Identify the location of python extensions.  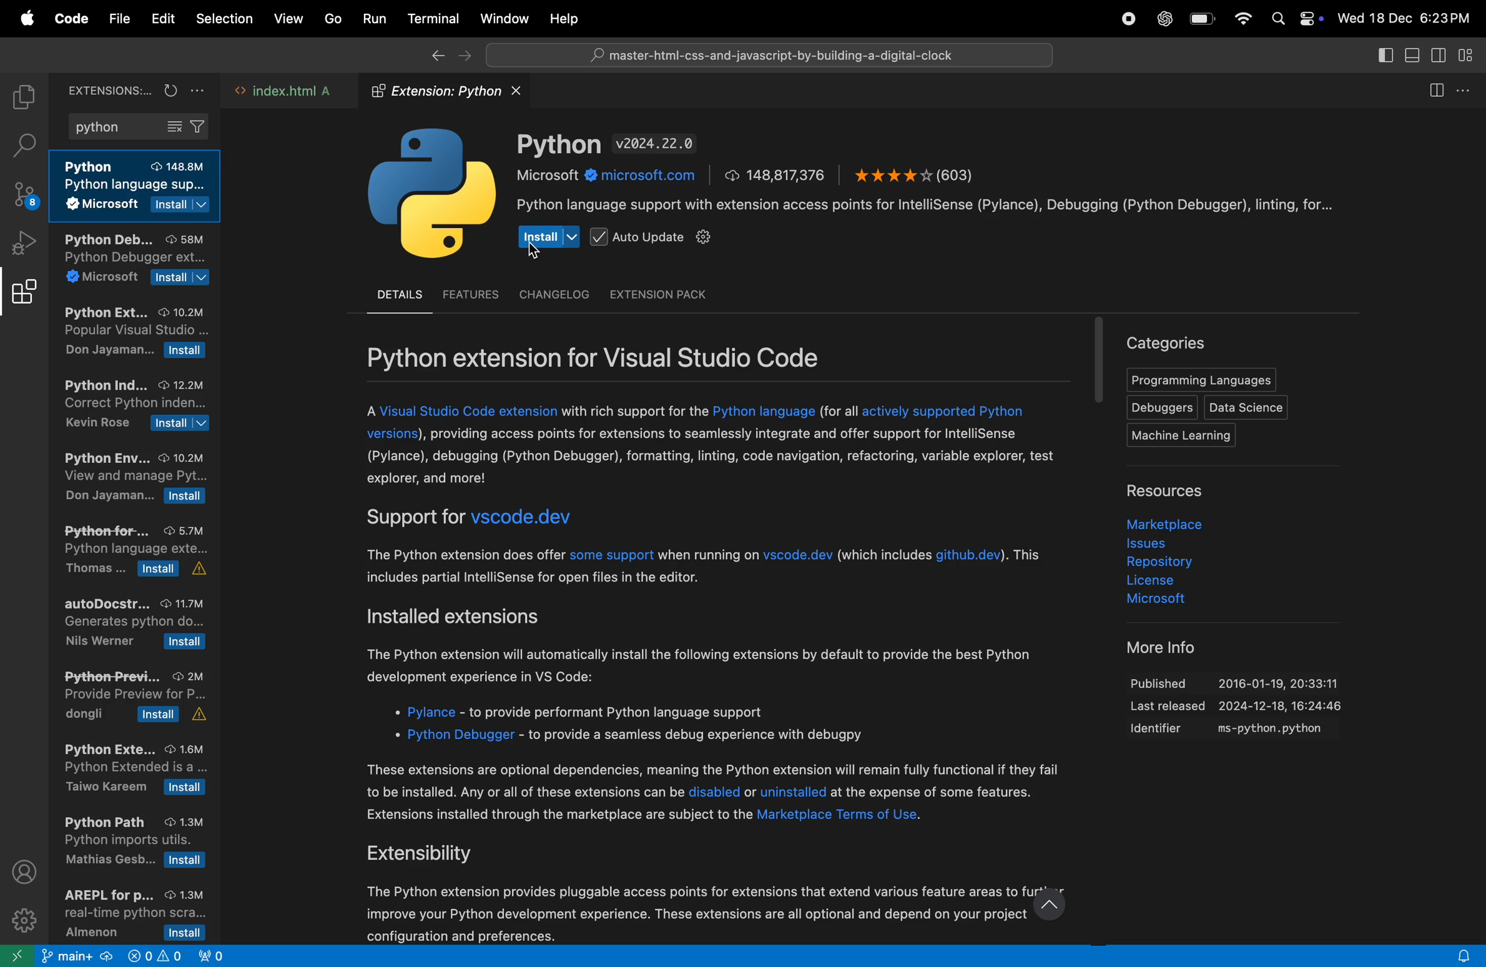
(133, 335).